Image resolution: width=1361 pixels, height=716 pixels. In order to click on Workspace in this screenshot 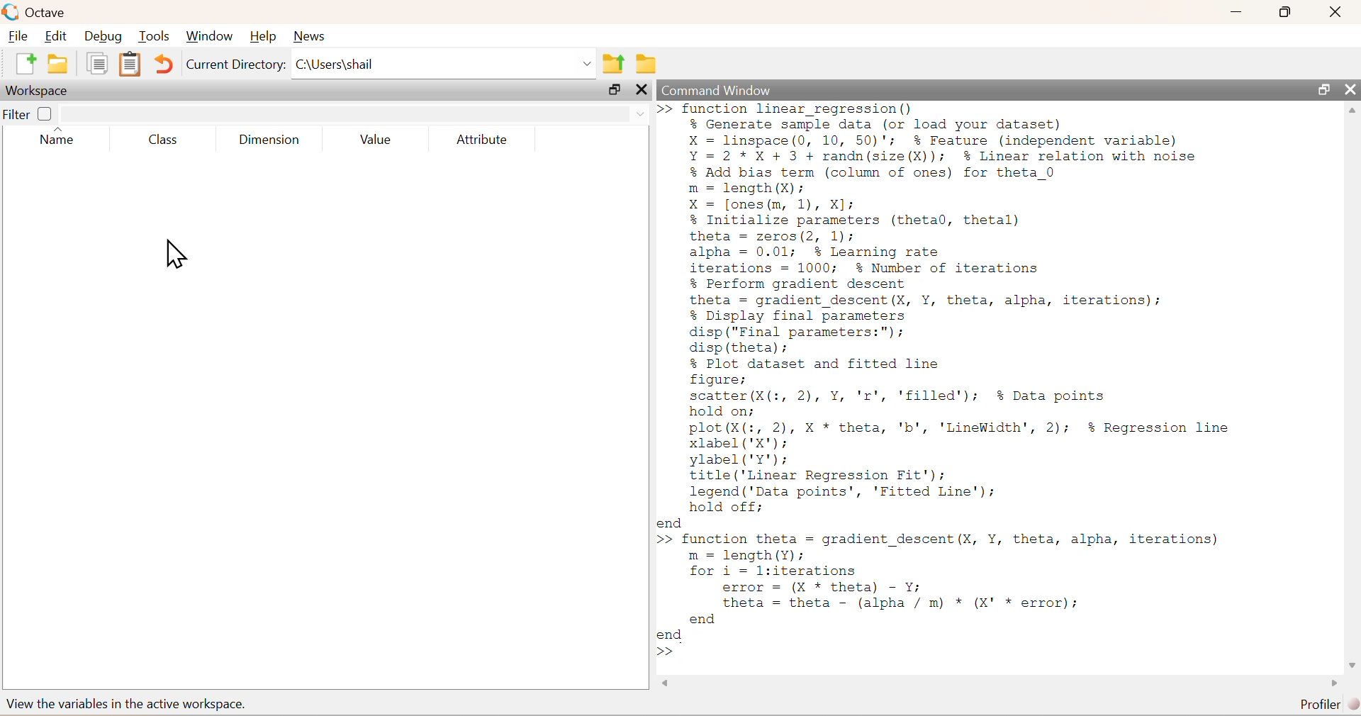, I will do `click(37, 91)`.